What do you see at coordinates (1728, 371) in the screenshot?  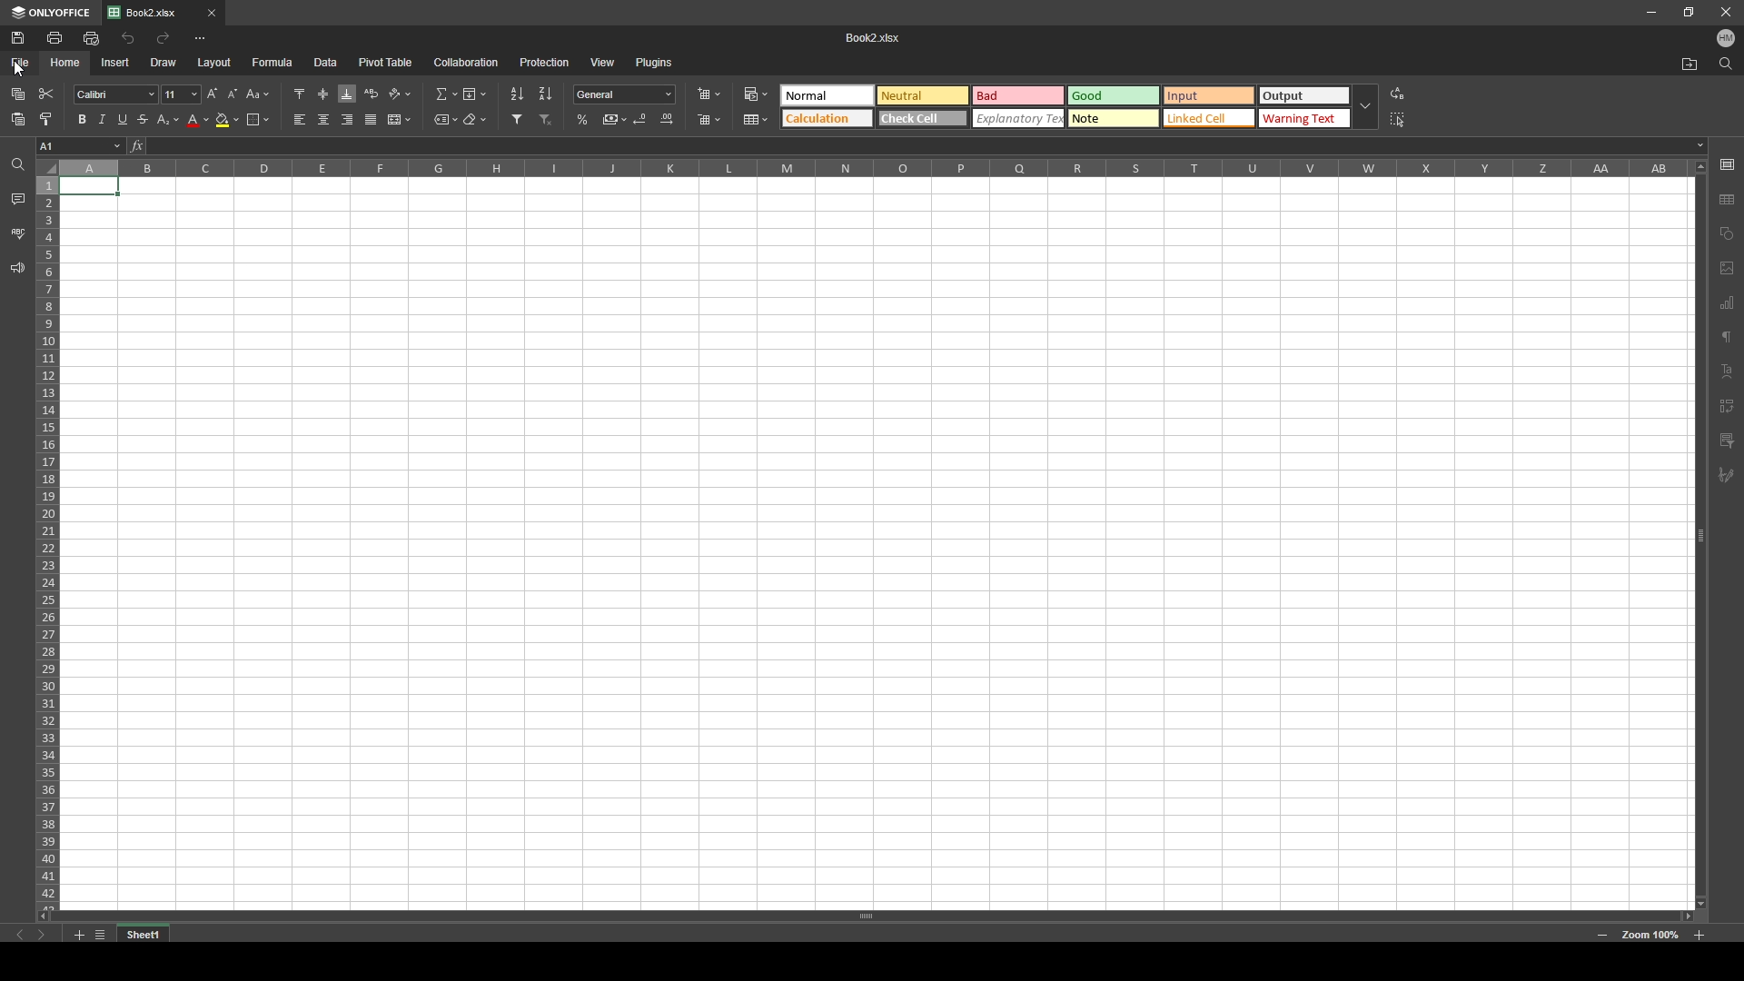 I see `text align` at bounding box center [1728, 371].